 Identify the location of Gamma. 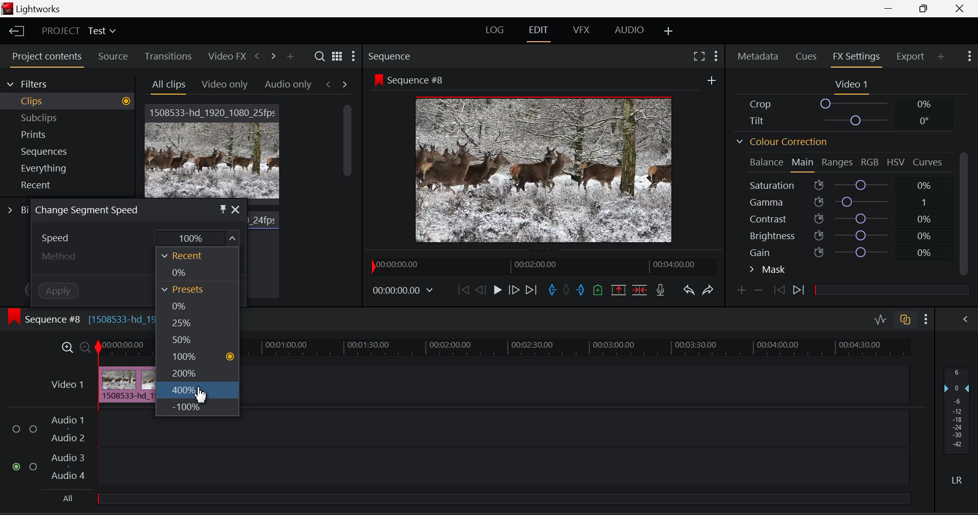
(843, 203).